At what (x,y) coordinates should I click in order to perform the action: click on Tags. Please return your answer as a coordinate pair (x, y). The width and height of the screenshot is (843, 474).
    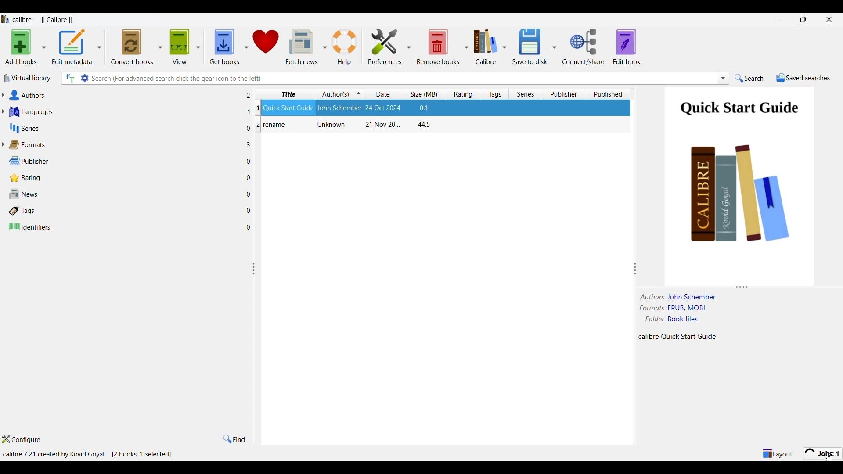
    Looking at the image, I should click on (123, 211).